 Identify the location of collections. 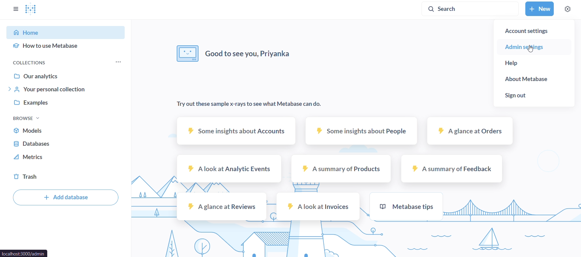
(44, 62).